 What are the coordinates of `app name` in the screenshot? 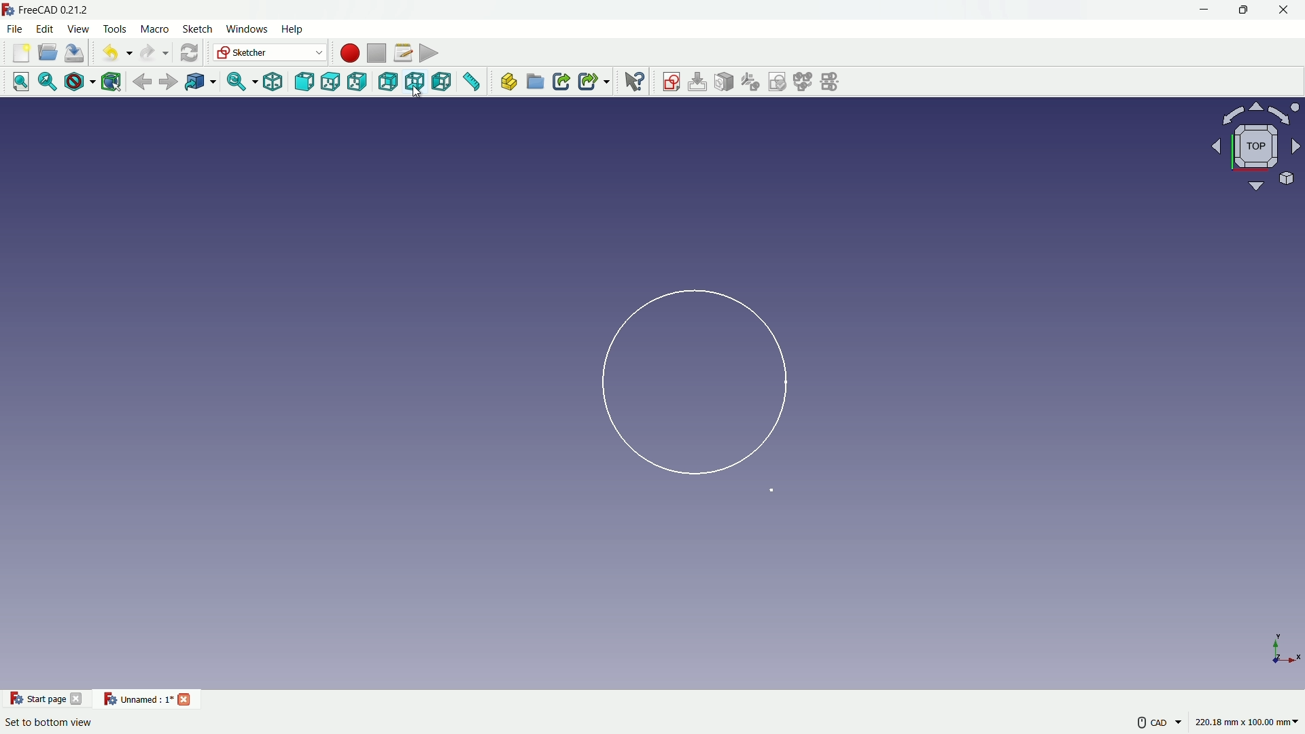 It's located at (46, 11).